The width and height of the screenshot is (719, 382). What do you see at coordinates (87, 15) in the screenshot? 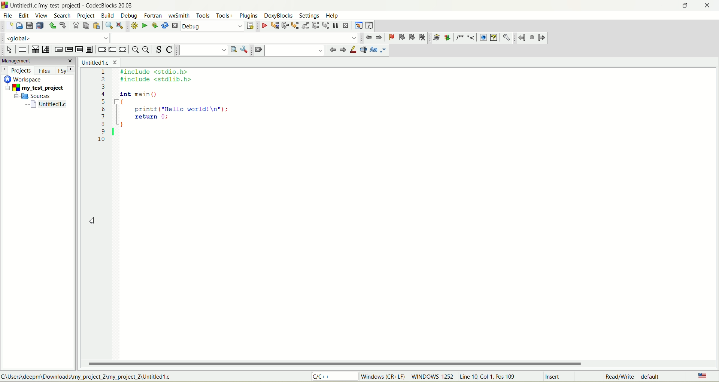
I see `project` at bounding box center [87, 15].